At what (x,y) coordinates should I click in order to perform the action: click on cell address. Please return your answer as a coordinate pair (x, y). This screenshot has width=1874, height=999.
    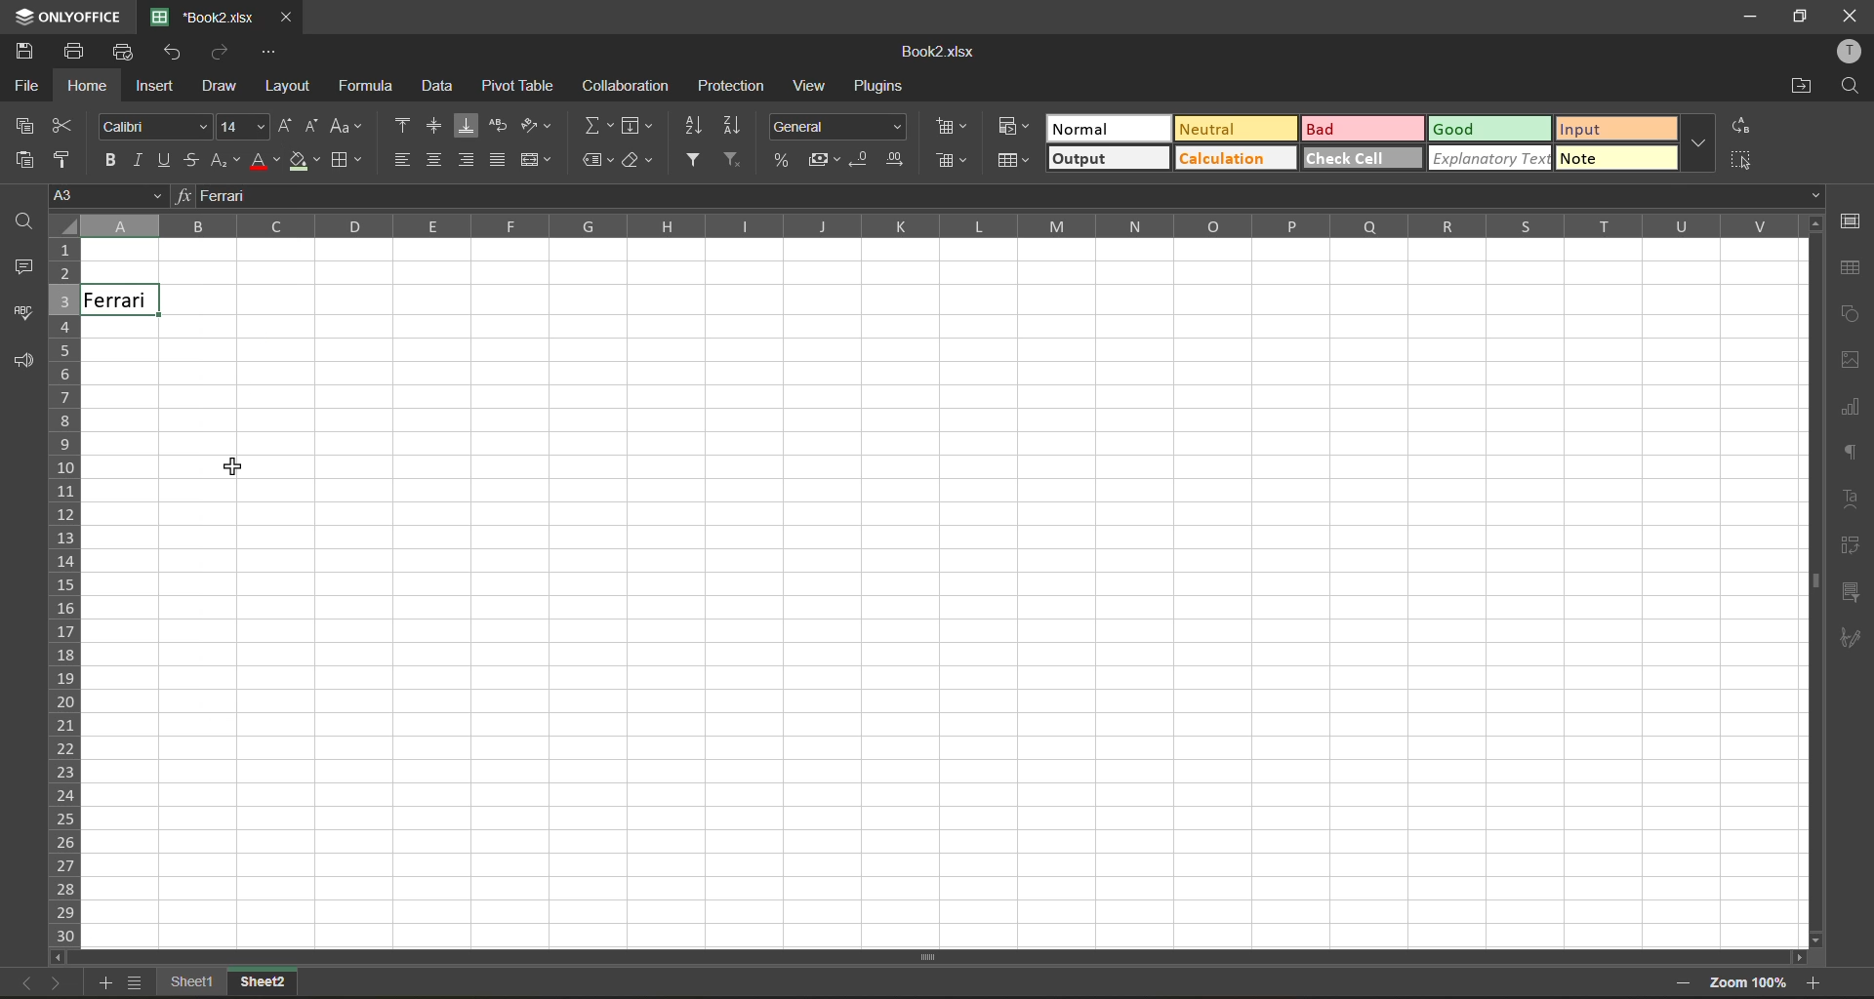
    Looking at the image, I should click on (106, 196).